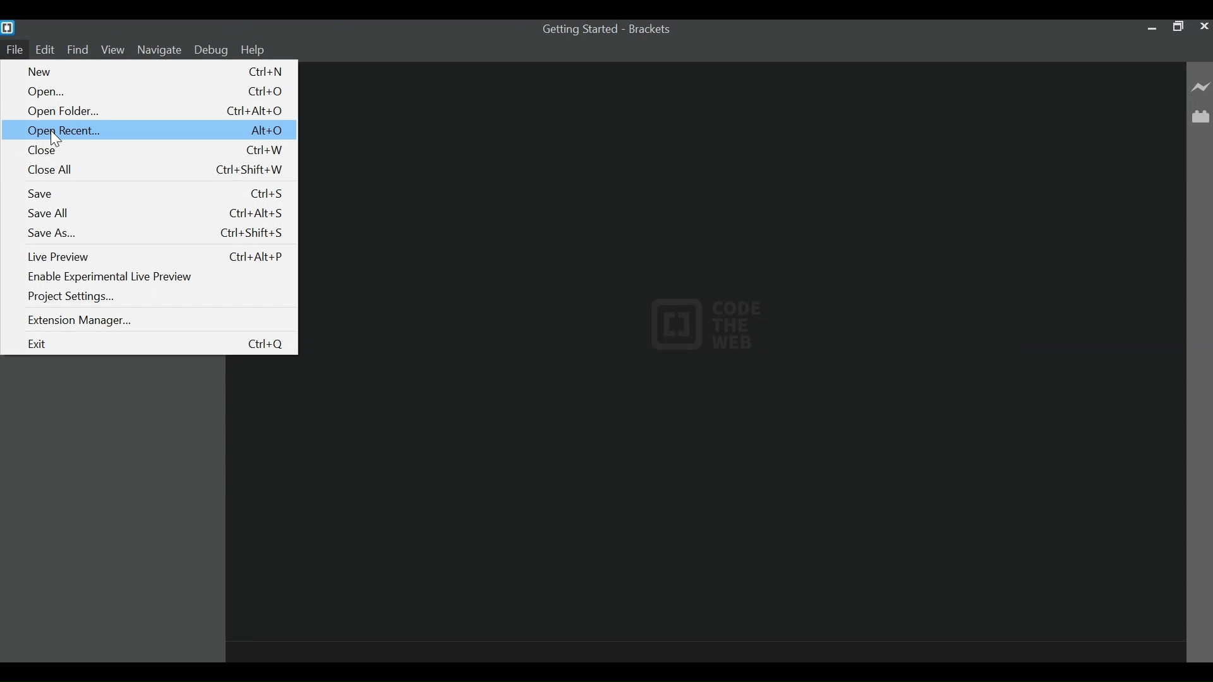  I want to click on Getting Started, so click(579, 29).